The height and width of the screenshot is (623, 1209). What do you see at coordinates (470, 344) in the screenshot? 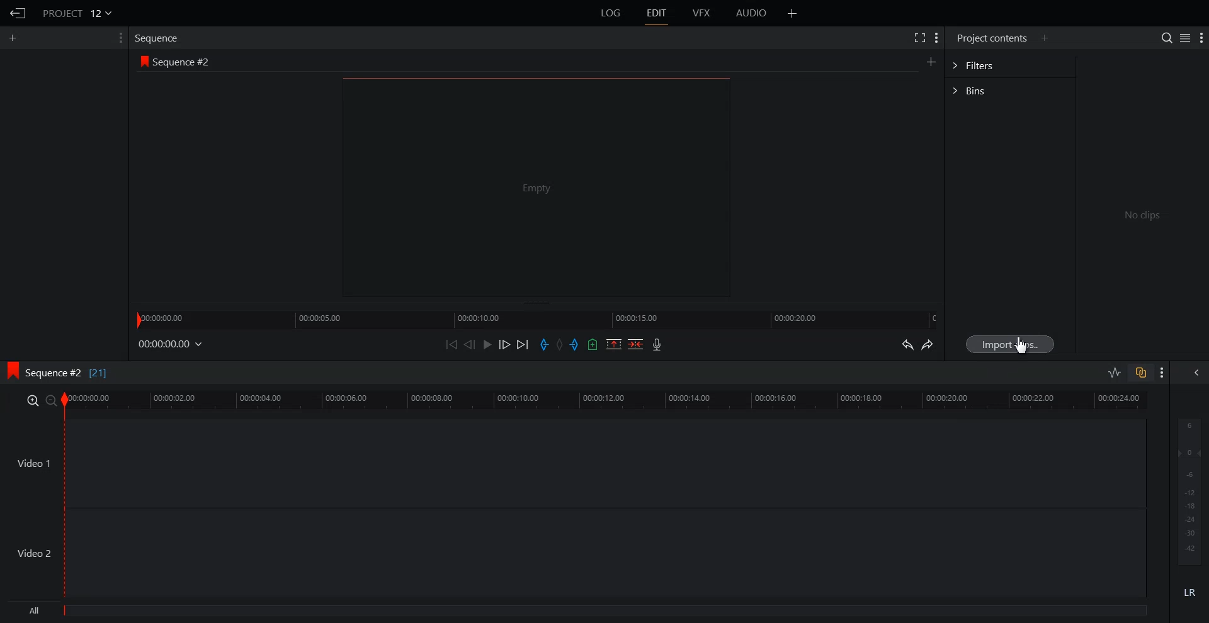
I see `Nudge One Frame Back` at bounding box center [470, 344].